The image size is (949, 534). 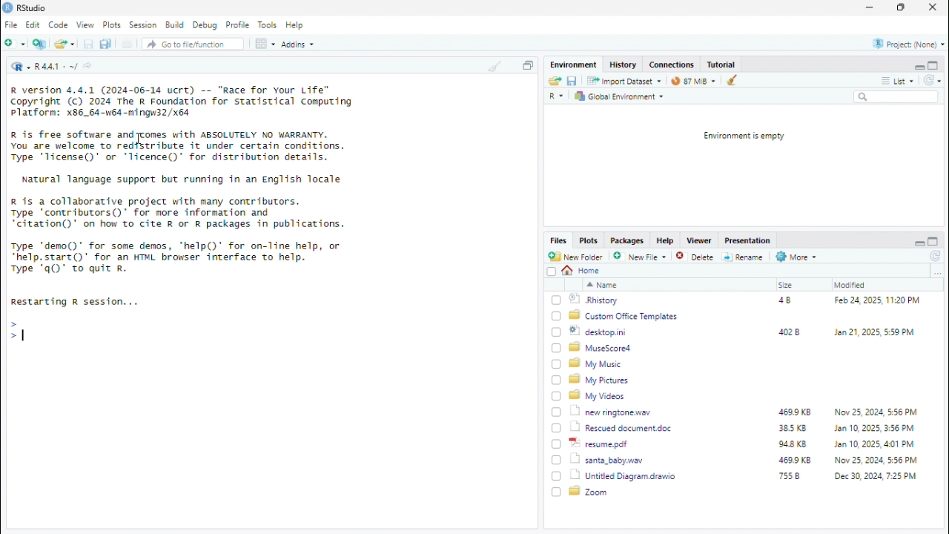 I want to click on R, so click(x=20, y=66).